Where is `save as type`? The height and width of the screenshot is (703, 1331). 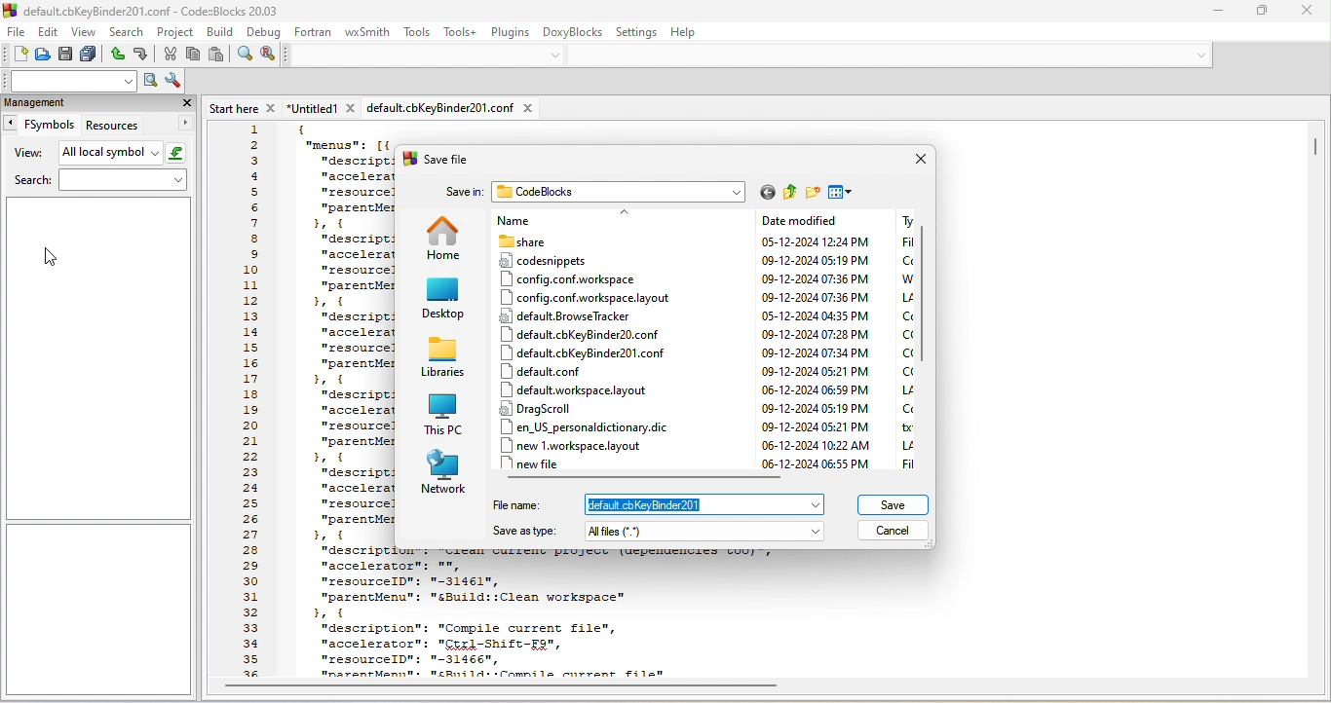
save as type is located at coordinates (709, 532).